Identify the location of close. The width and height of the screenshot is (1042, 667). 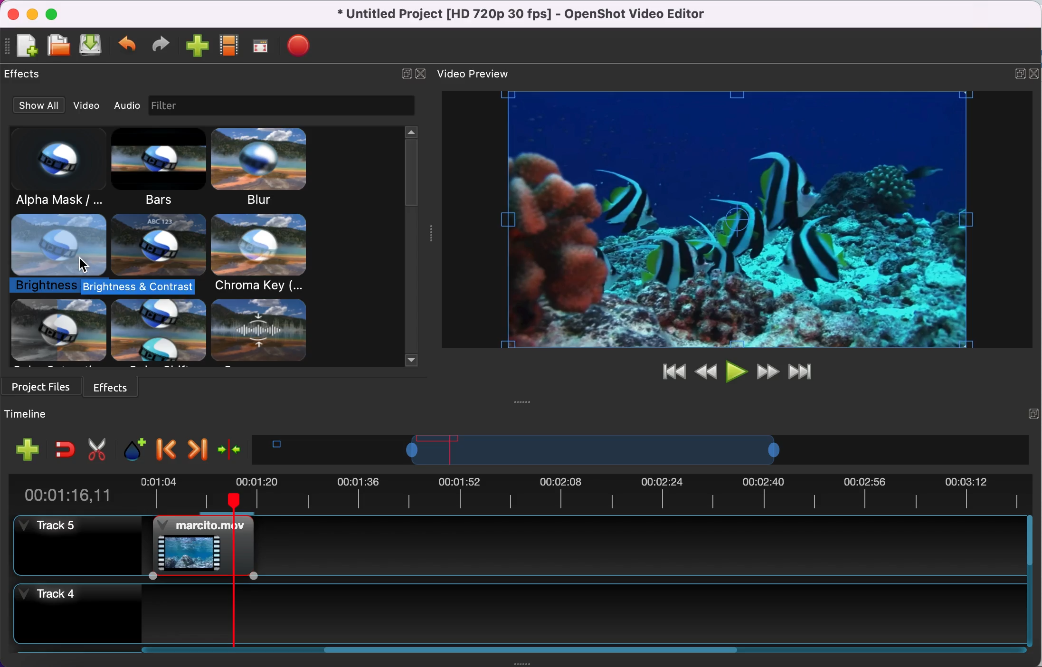
(15, 13).